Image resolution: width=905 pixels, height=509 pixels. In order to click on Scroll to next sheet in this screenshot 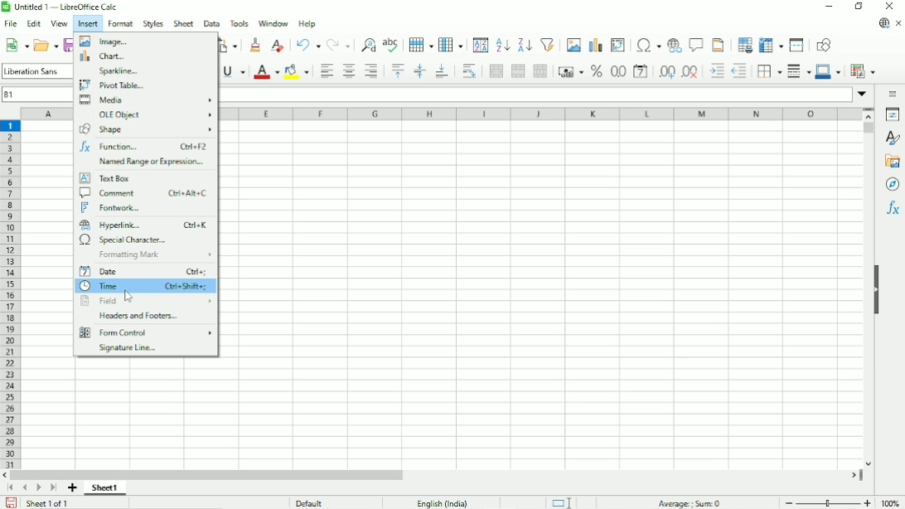, I will do `click(38, 488)`.